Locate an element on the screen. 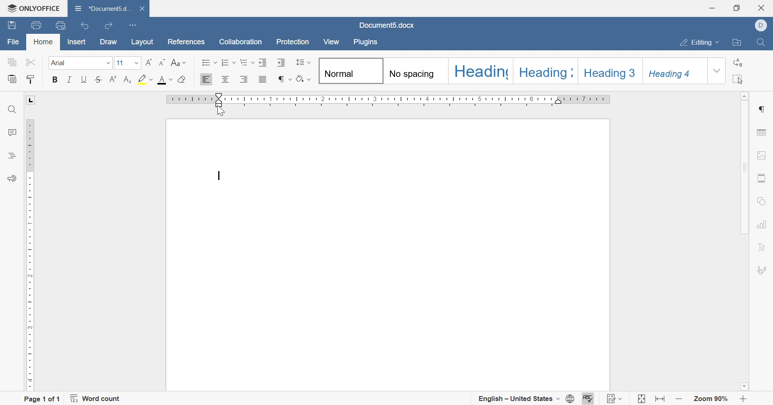 The image size is (773, 405). justified is located at coordinates (262, 81).